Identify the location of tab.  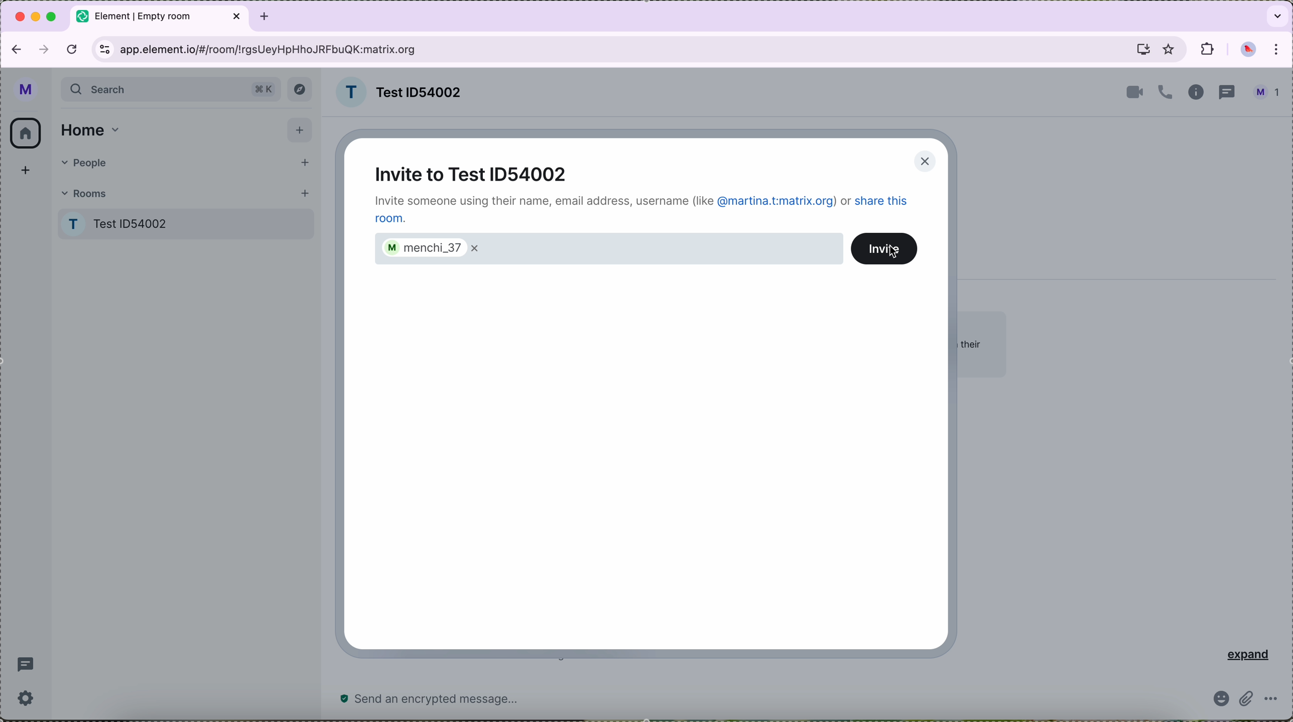
(161, 17).